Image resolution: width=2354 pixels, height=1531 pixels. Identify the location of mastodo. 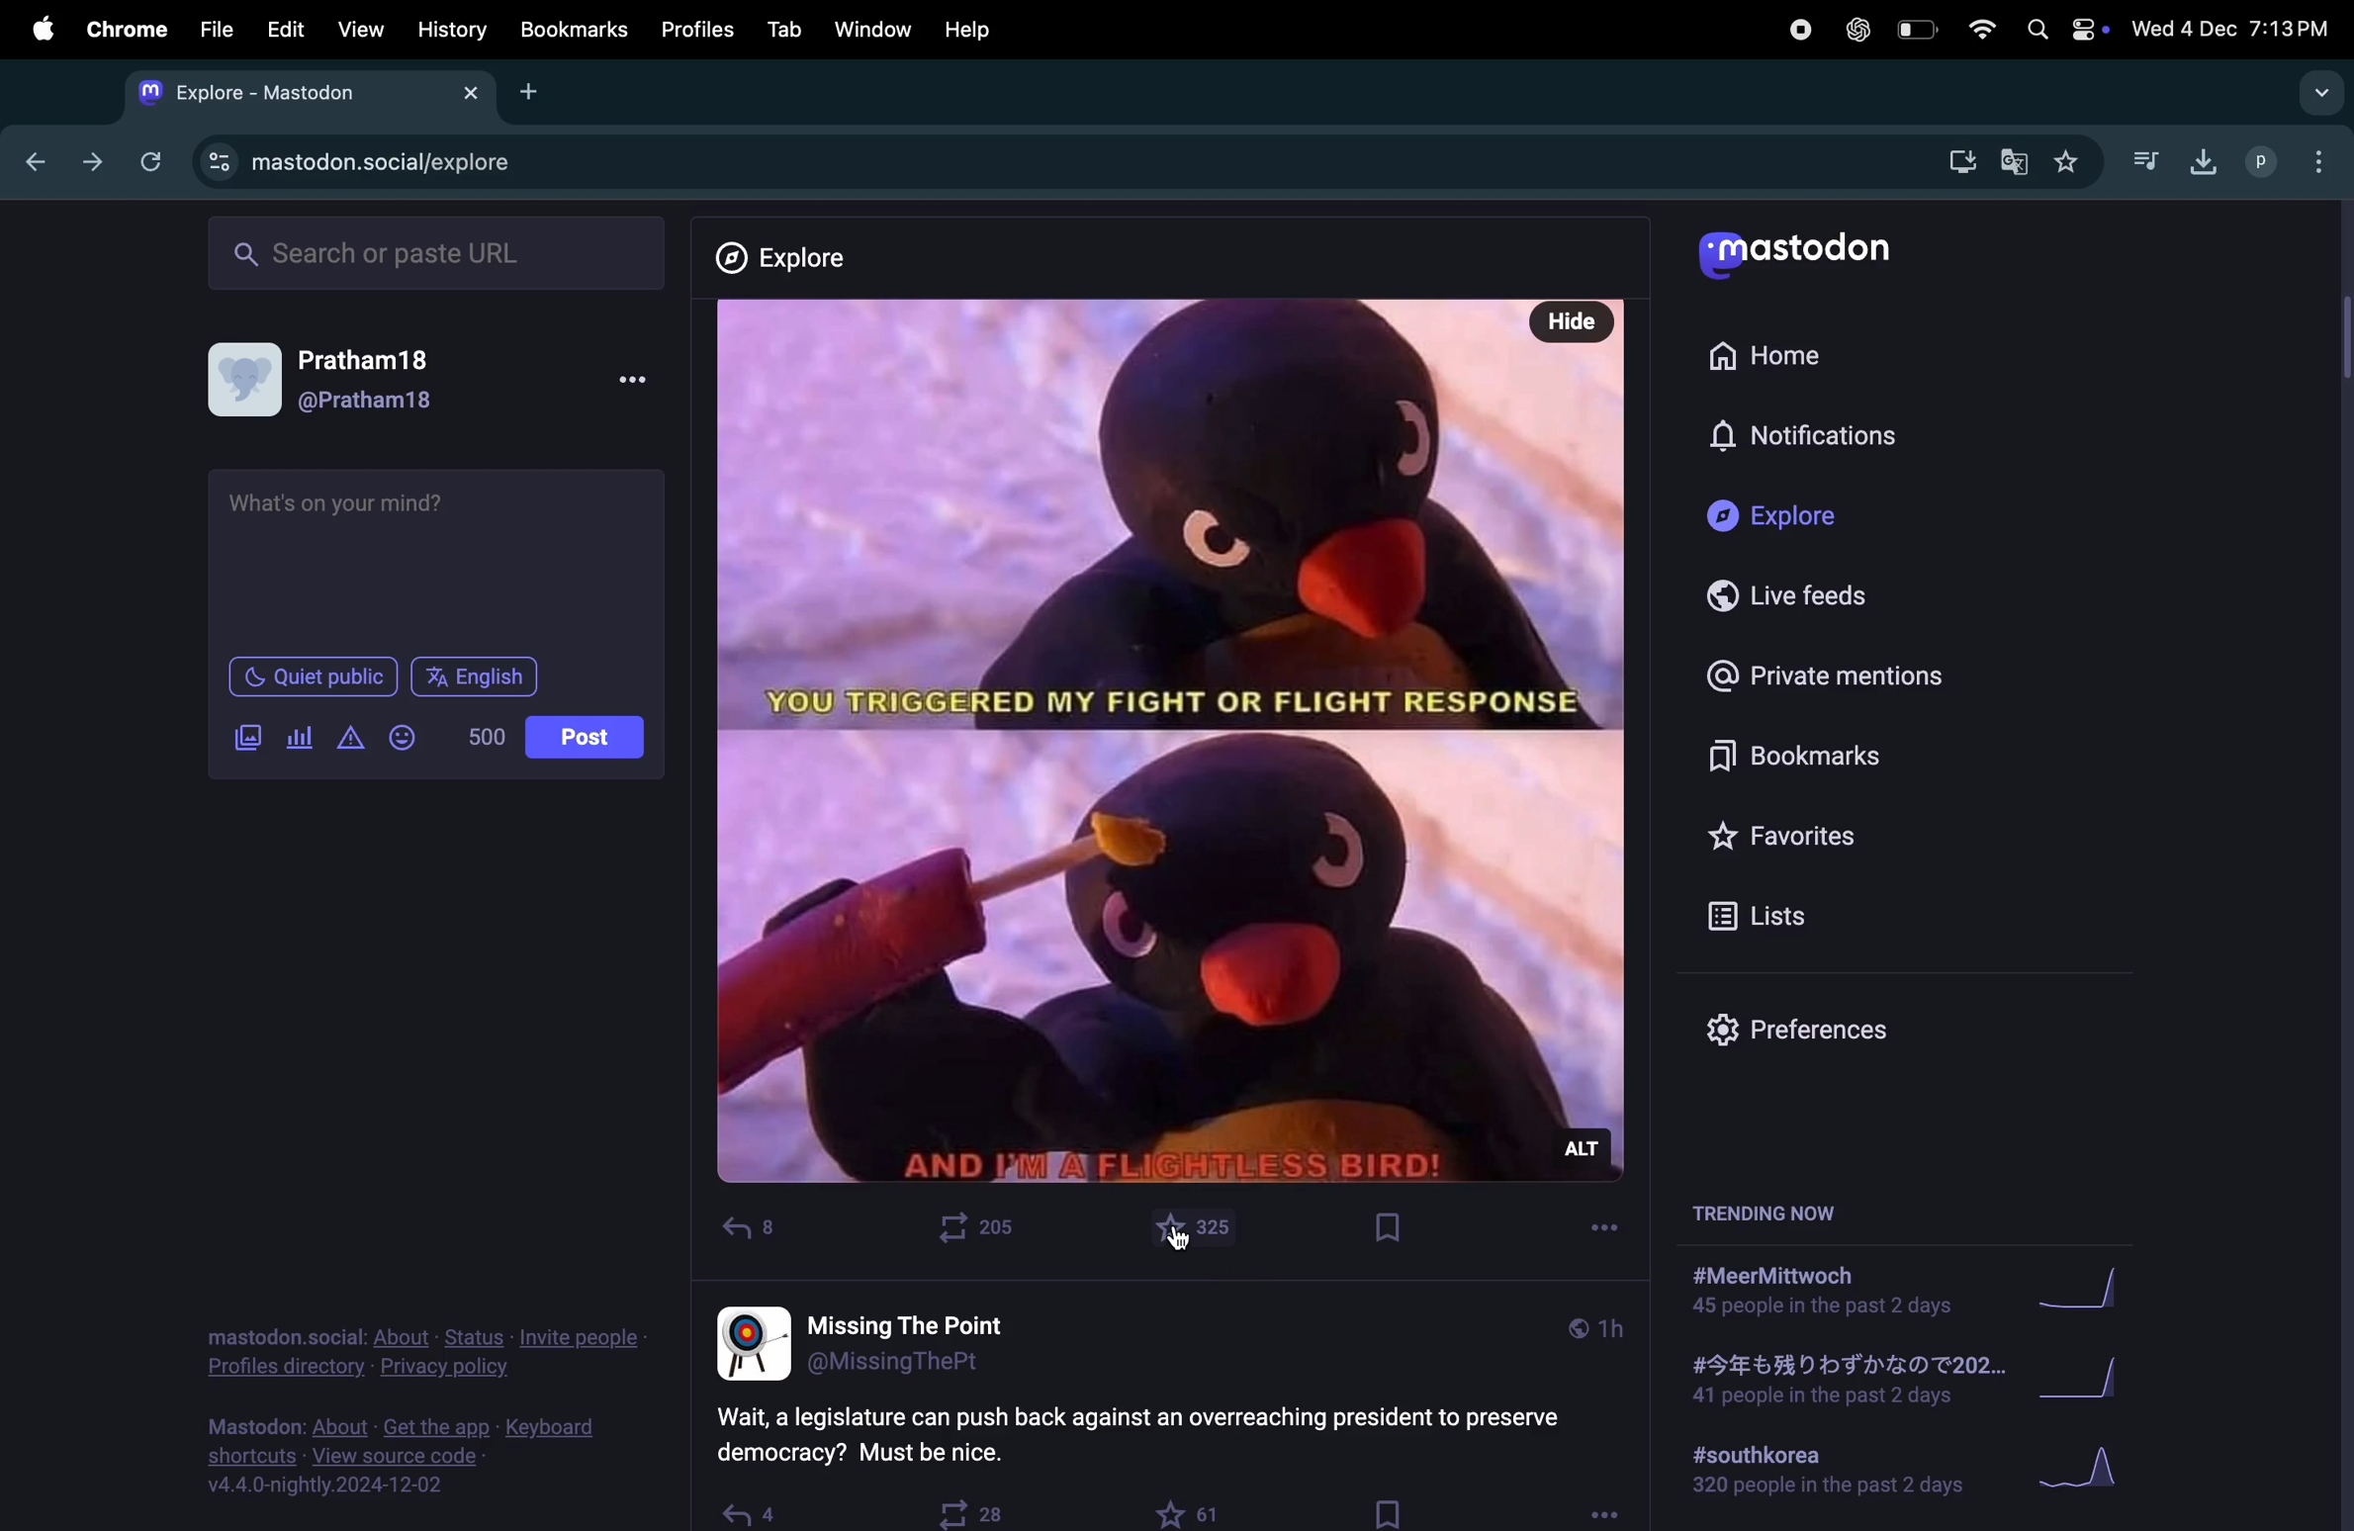
(1810, 249).